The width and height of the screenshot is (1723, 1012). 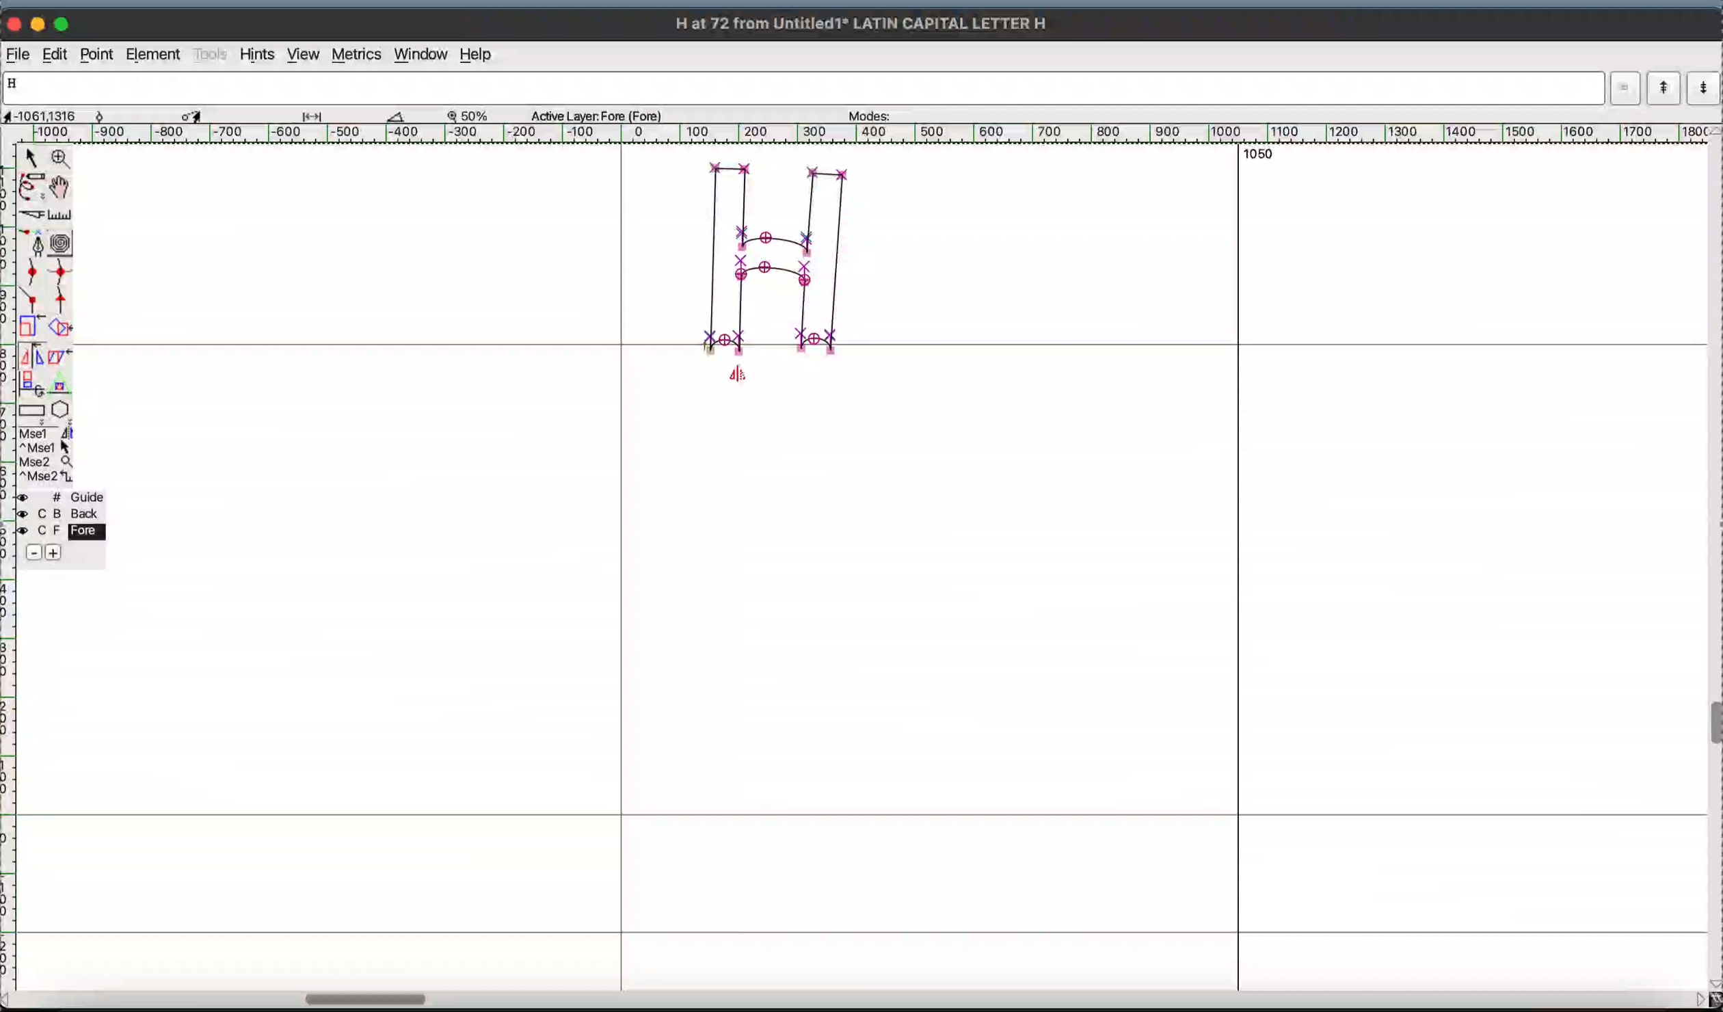 I want to click on mouse button assignment, so click(x=47, y=455).